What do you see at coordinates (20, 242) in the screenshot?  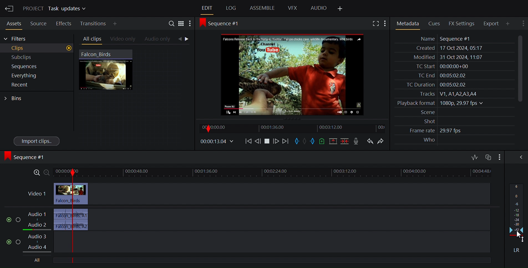 I see `Solo this track` at bounding box center [20, 242].